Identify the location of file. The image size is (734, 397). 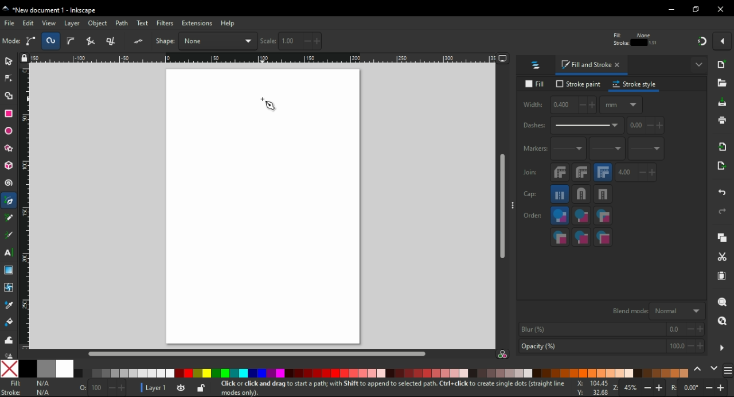
(10, 23).